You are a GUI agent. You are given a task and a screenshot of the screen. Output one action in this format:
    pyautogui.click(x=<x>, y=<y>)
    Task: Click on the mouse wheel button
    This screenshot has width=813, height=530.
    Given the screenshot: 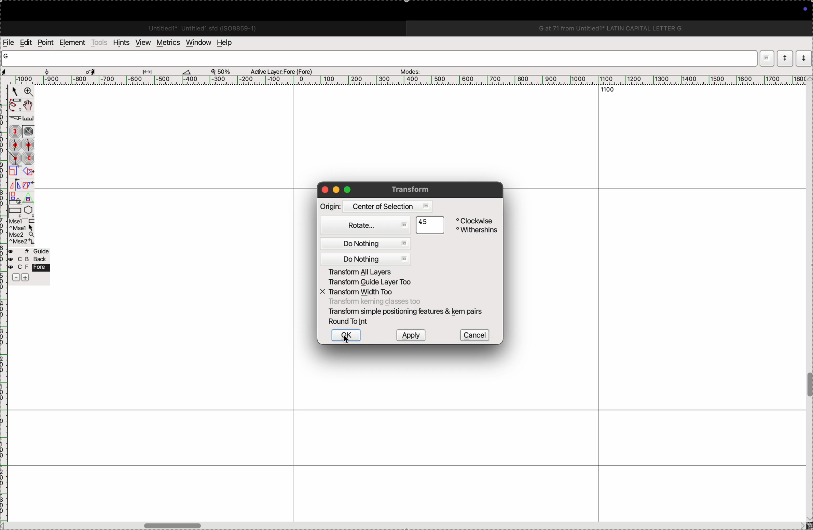 What is the action you would take?
    pyautogui.click(x=22, y=235)
    